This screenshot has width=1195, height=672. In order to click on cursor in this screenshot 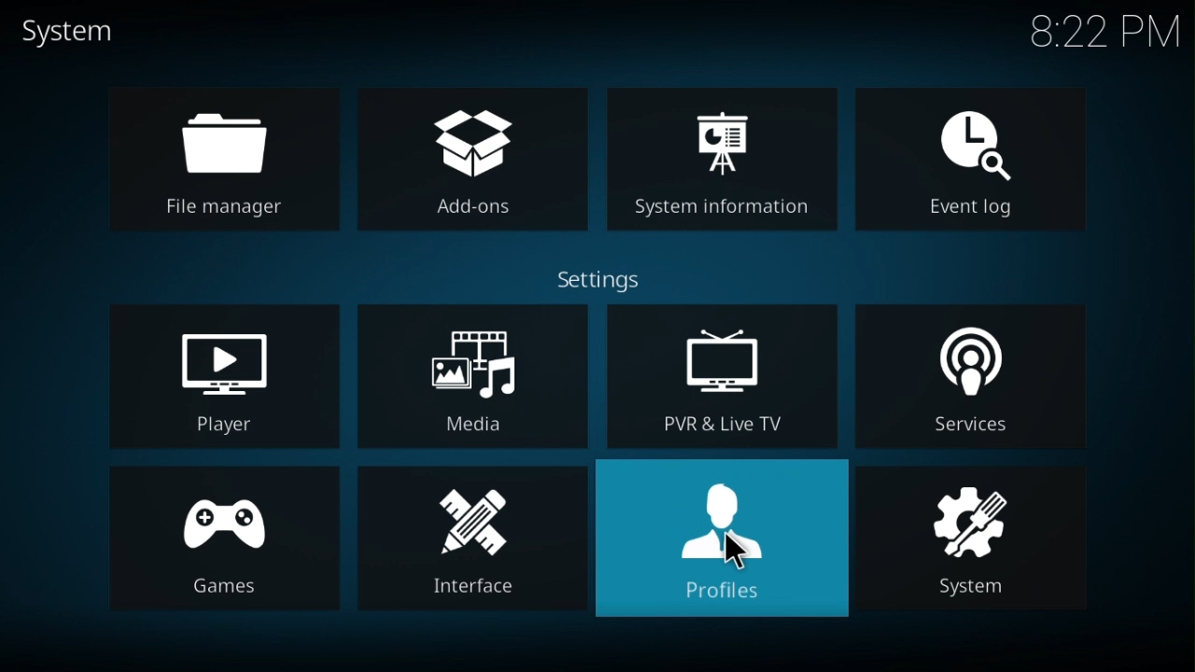, I will do `click(738, 553)`.